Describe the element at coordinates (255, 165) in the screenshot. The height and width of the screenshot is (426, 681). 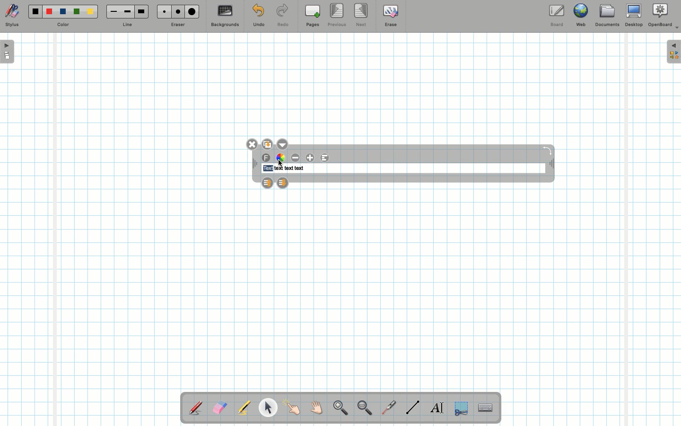
I see `Move` at that location.